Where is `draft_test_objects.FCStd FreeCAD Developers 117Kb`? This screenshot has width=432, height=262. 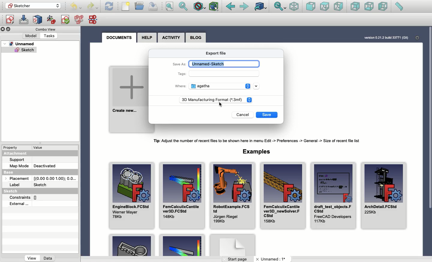 draft_test_objects.FCStd FreeCAD Developers 117Kb is located at coordinates (333, 196).